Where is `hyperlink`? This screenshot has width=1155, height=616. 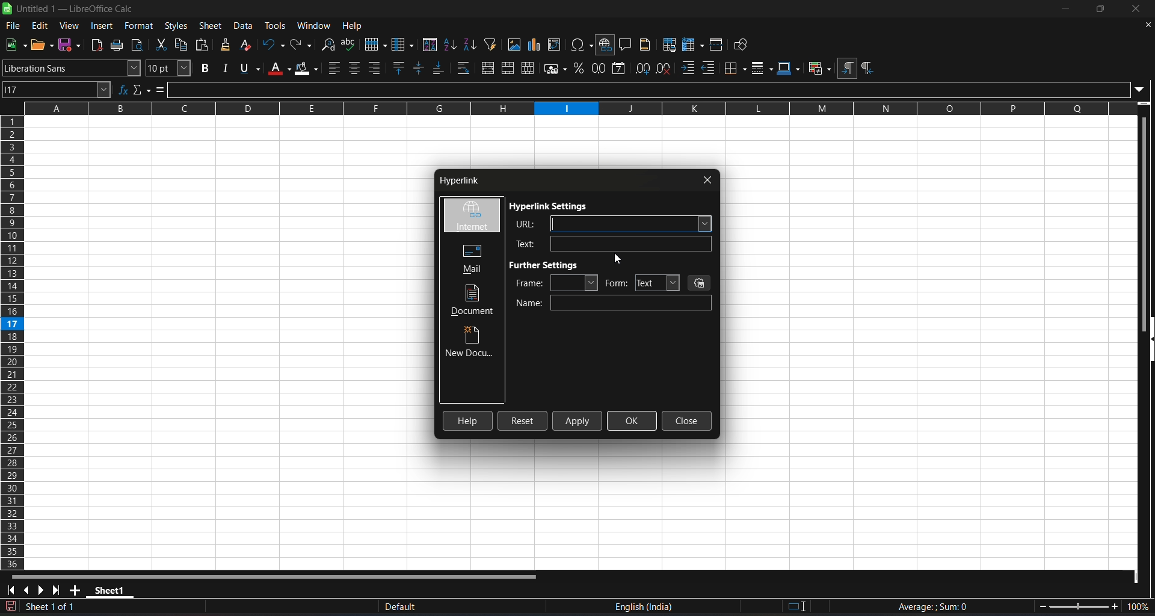
hyperlink is located at coordinates (457, 182).